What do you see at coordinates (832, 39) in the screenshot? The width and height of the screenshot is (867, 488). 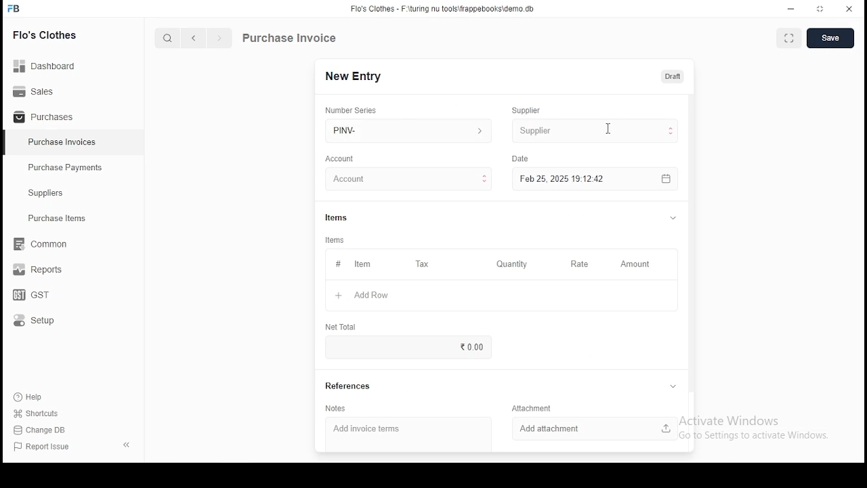 I see `create` at bounding box center [832, 39].